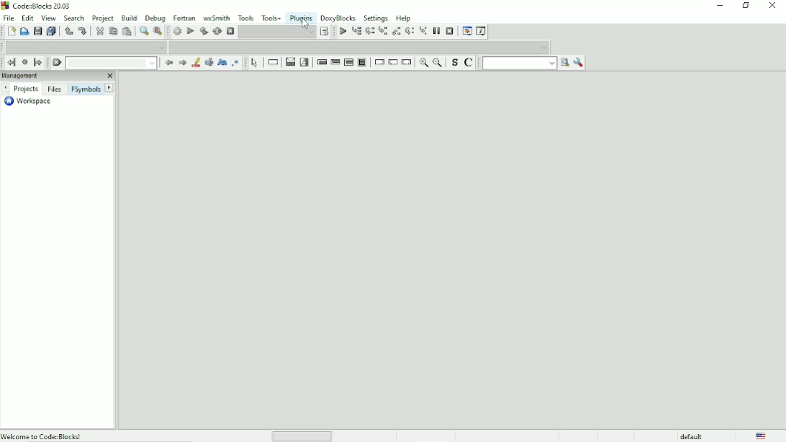 Image resolution: width=786 pixels, height=442 pixels. I want to click on Files, so click(54, 89).